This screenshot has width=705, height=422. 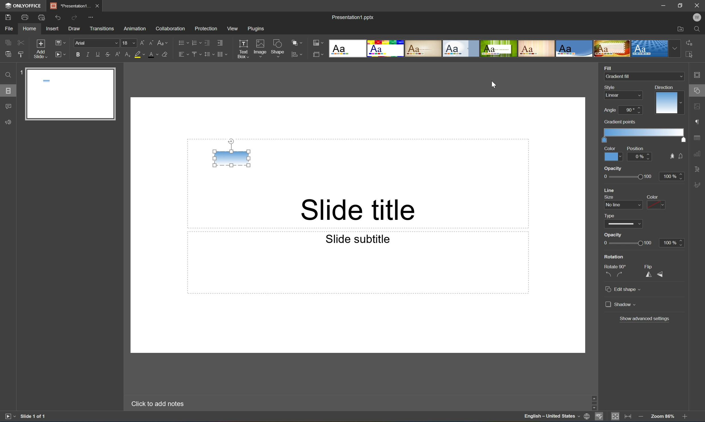 I want to click on Opacity, so click(x=613, y=235).